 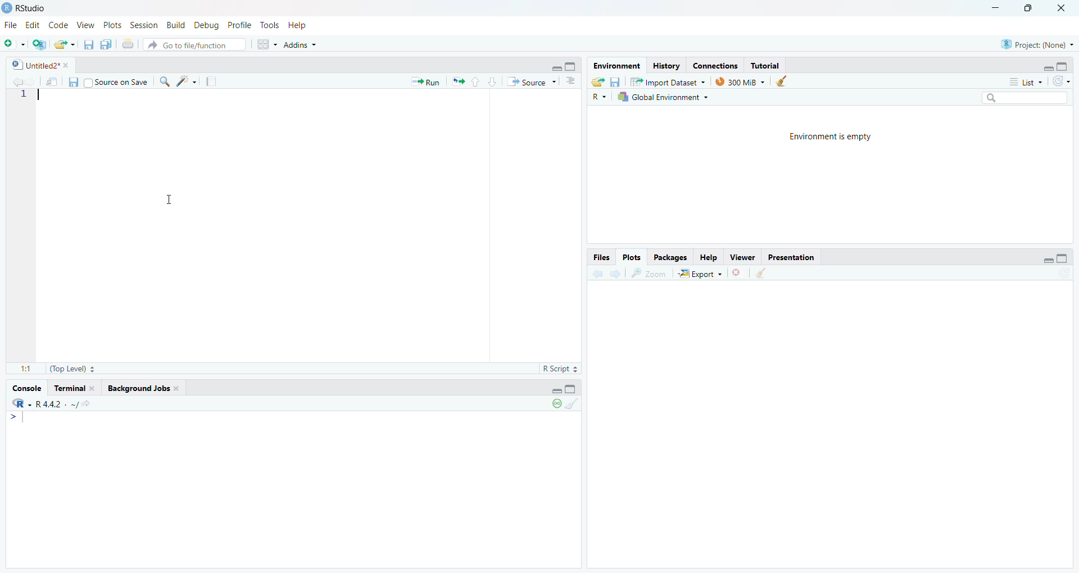 What do you see at coordinates (193, 44) in the screenshot?
I see ` Go to file/function` at bounding box center [193, 44].